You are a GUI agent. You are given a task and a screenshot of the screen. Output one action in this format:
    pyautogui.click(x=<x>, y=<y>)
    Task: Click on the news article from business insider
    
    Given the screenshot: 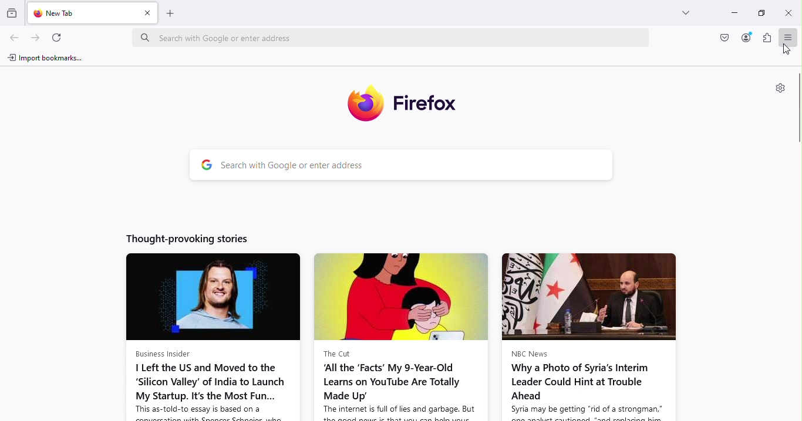 What is the action you would take?
    pyautogui.click(x=213, y=337)
    